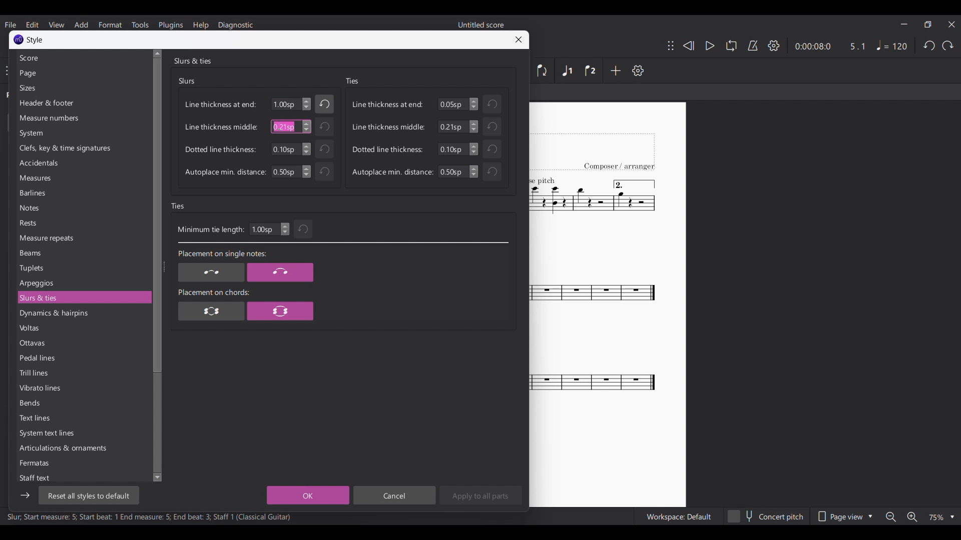 This screenshot has height=540, width=961. What do you see at coordinates (83, 222) in the screenshot?
I see `Rests` at bounding box center [83, 222].